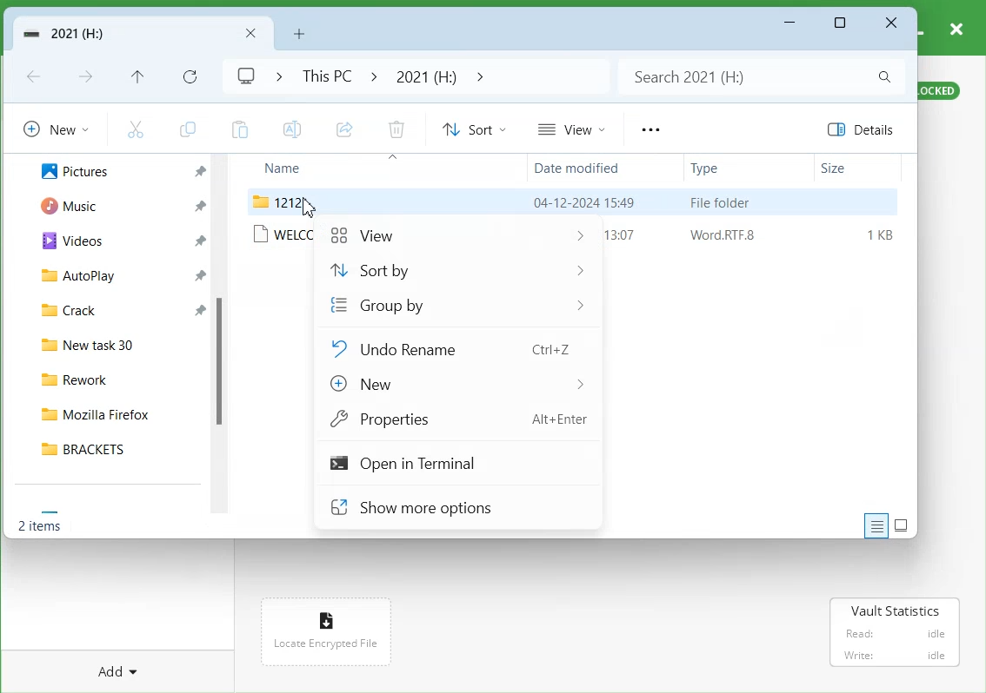  Describe the element at coordinates (759, 76) in the screenshot. I see `Search bar` at that location.